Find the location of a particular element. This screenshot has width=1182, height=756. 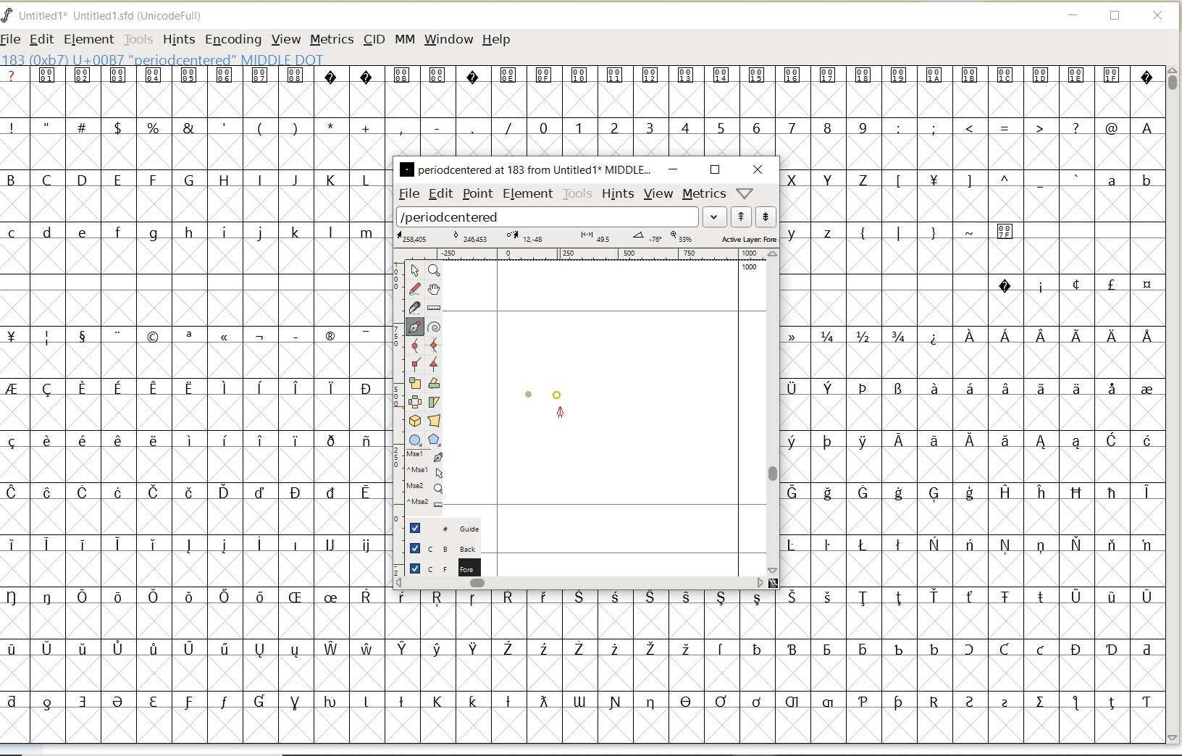

help/window is located at coordinates (744, 193).